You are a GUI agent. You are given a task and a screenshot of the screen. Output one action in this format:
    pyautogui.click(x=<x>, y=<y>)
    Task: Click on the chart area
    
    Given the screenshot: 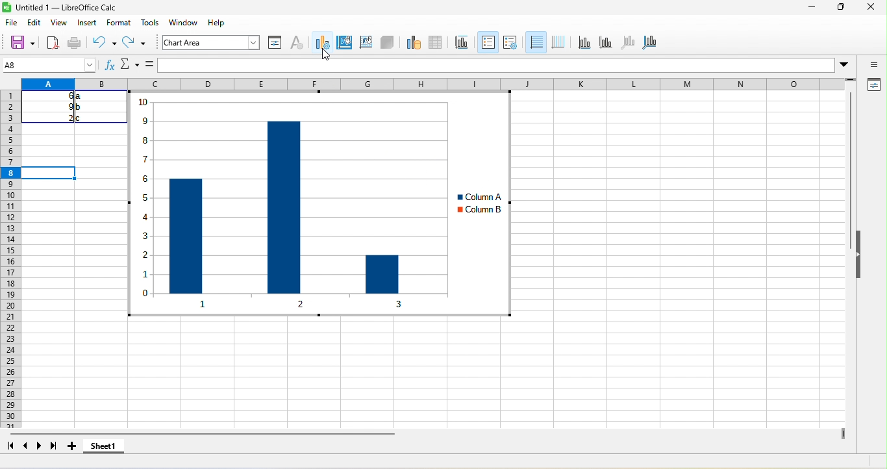 What is the action you would take?
    pyautogui.click(x=212, y=43)
    